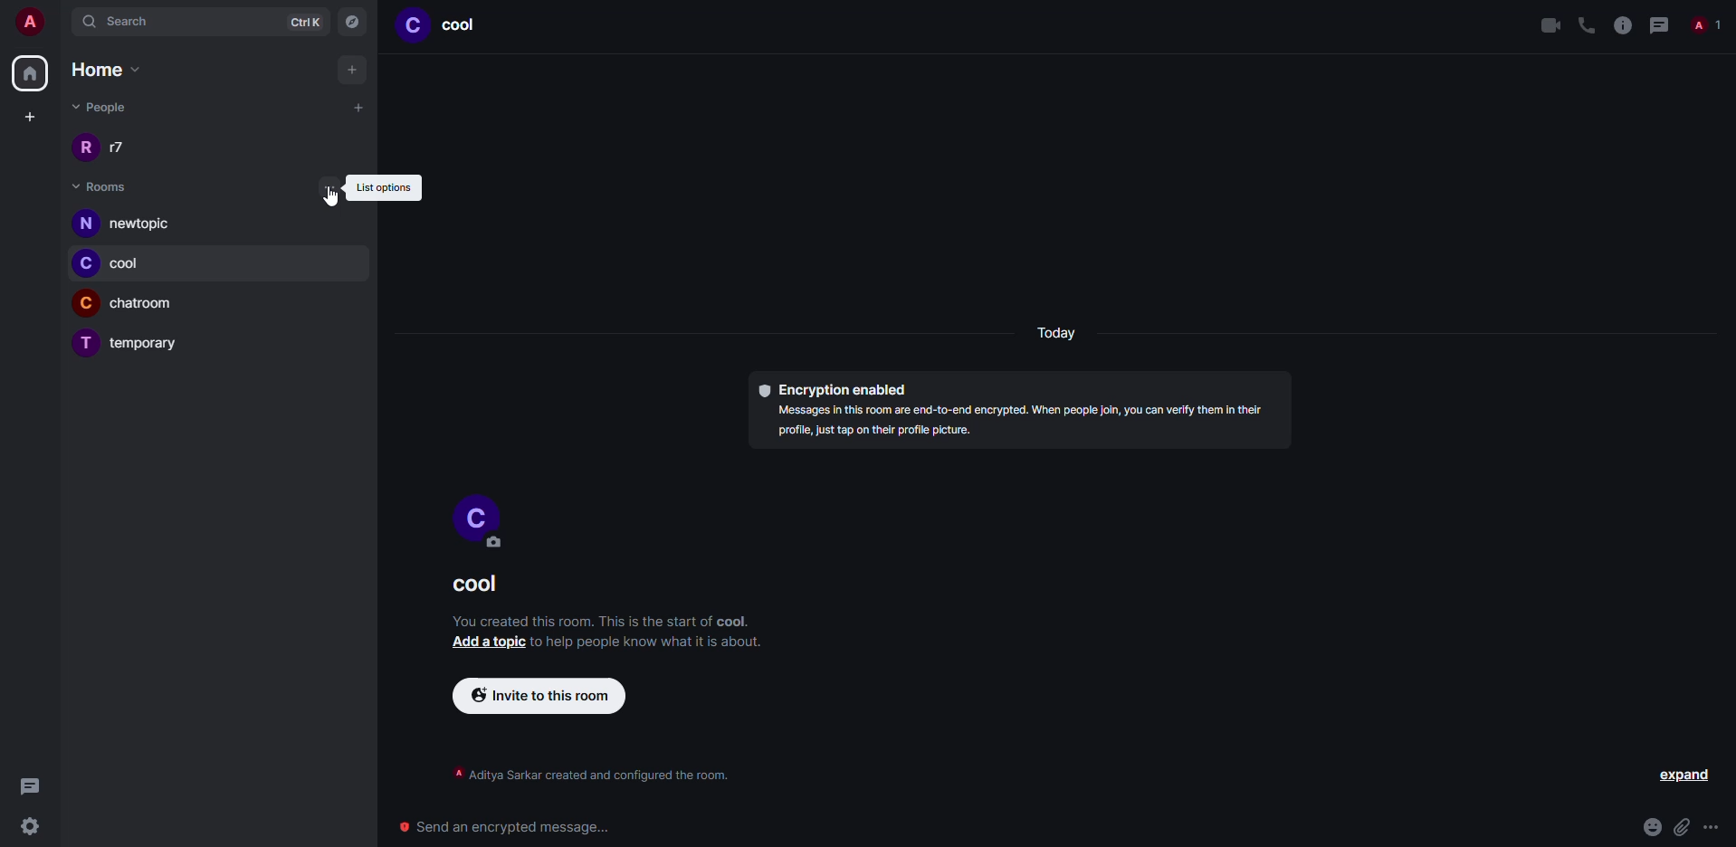 The image size is (1736, 847). Describe the element at coordinates (101, 186) in the screenshot. I see `rooms` at that location.